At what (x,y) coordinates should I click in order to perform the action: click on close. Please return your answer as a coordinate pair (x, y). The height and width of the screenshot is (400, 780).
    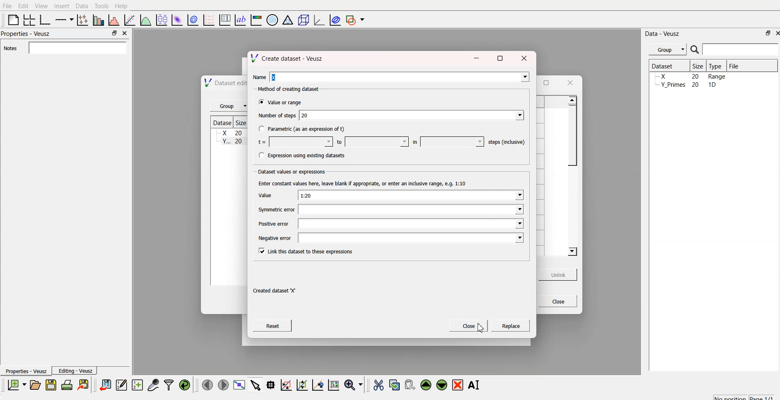
    Looking at the image, I should click on (124, 33).